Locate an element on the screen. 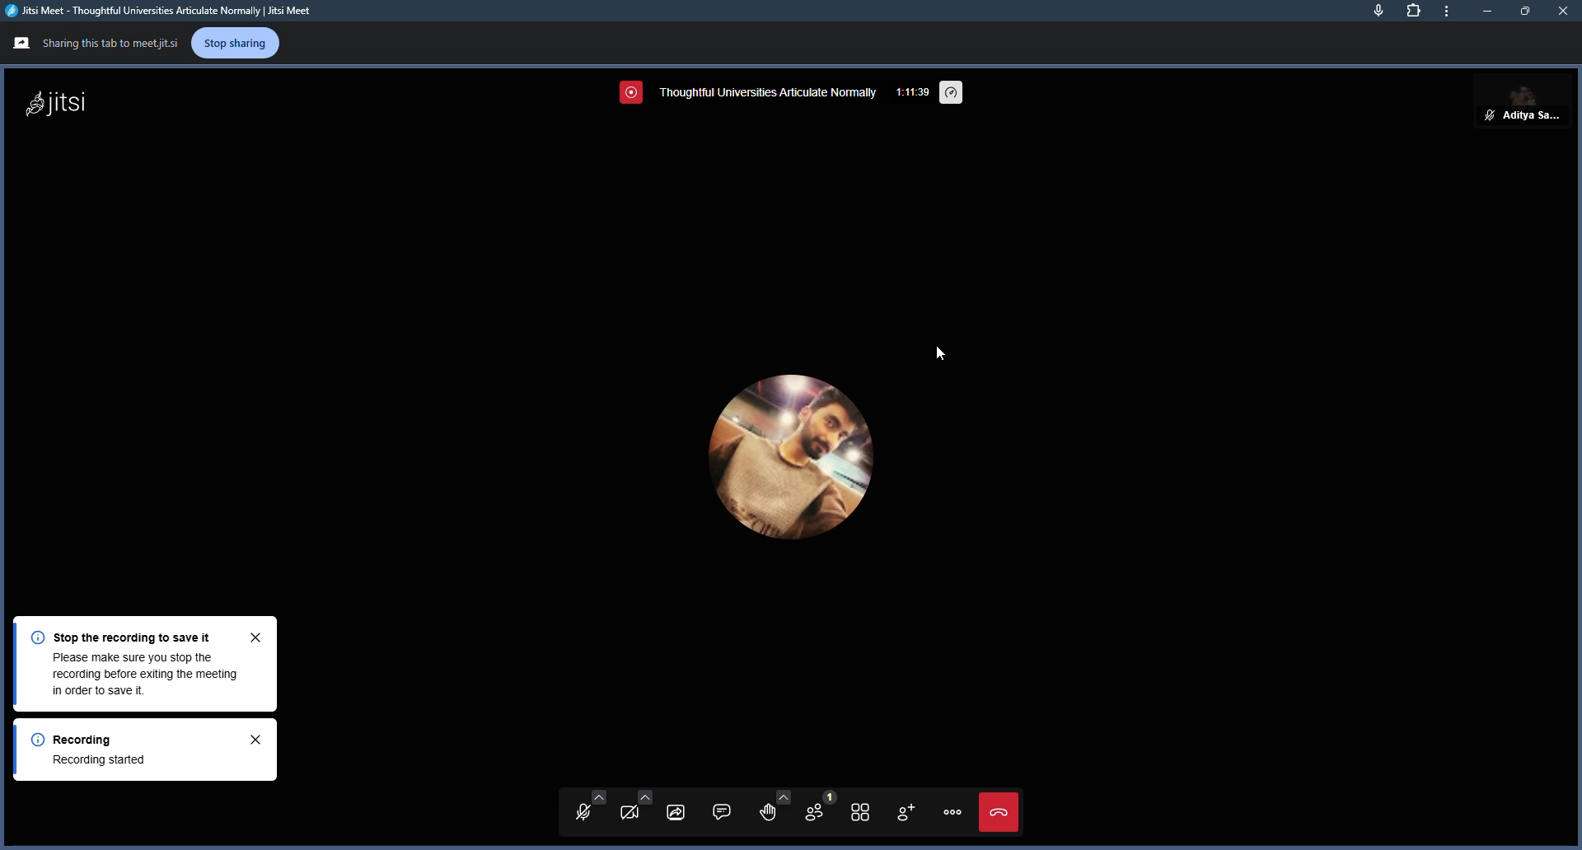 The image size is (1582, 850). Recording Recording started is located at coordinates (105, 751).